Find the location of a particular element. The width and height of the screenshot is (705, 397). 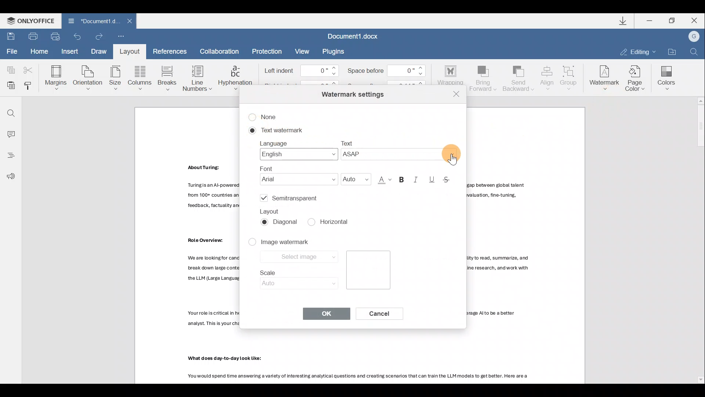

 is located at coordinates (207, 167).